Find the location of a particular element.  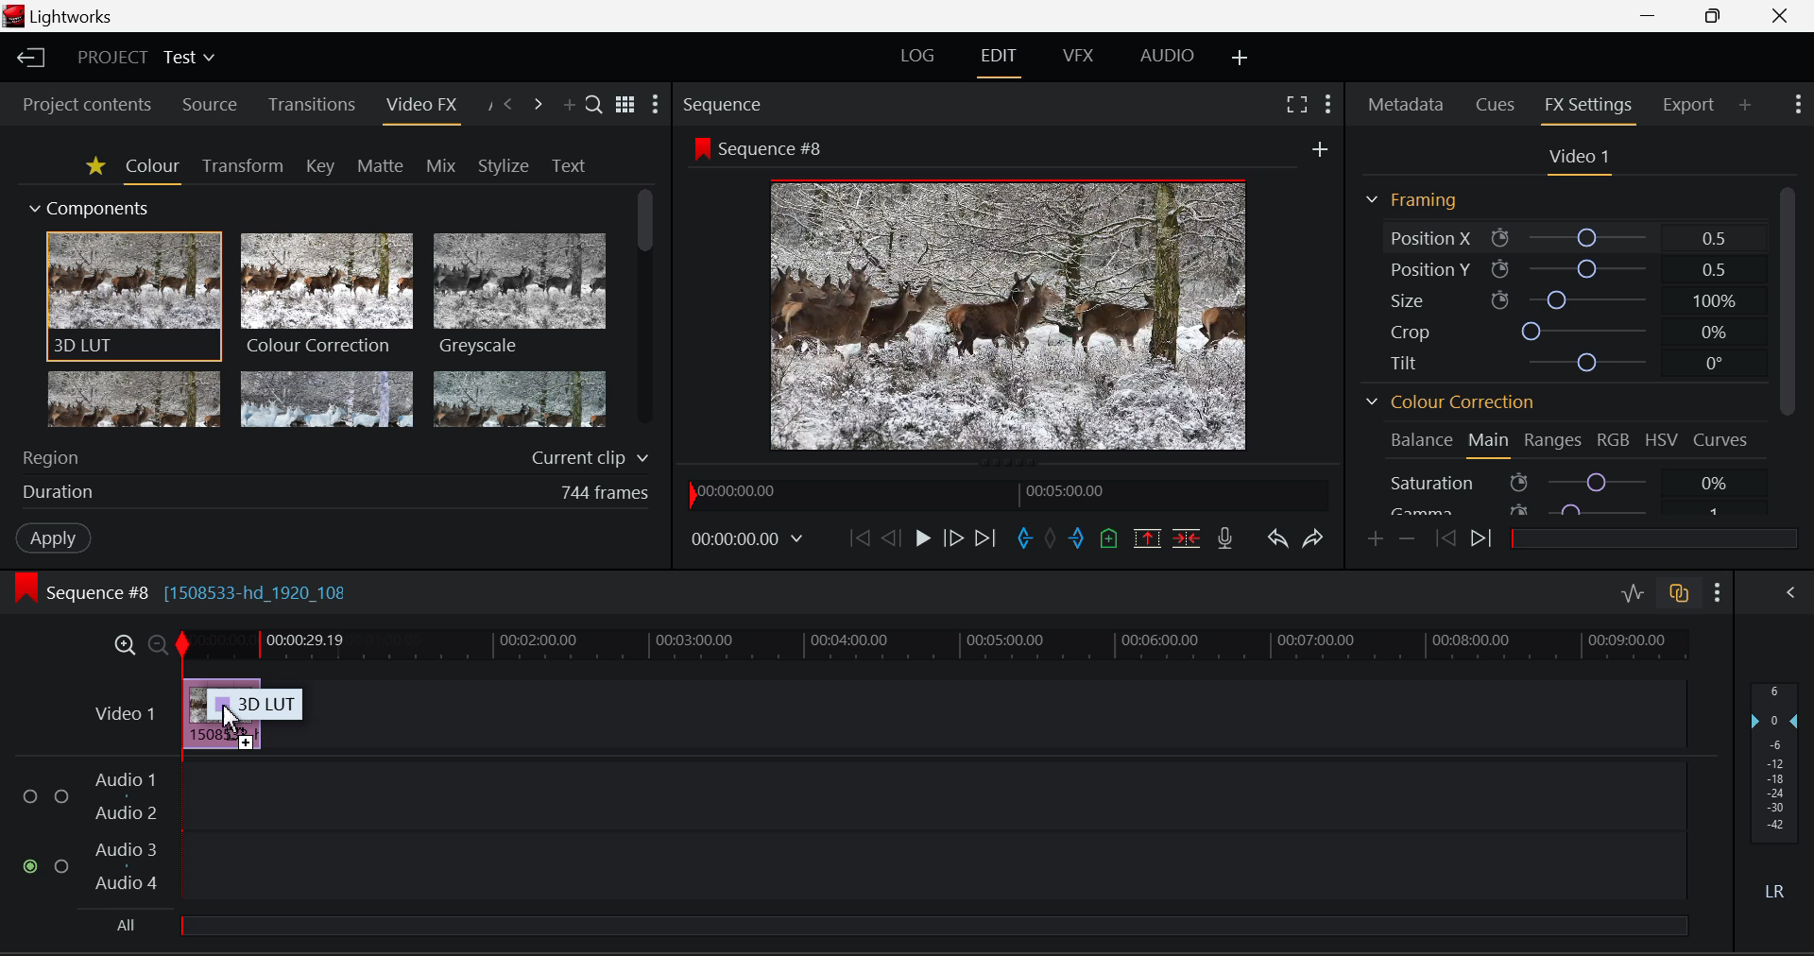

Key is located at coordinates (319, 166).